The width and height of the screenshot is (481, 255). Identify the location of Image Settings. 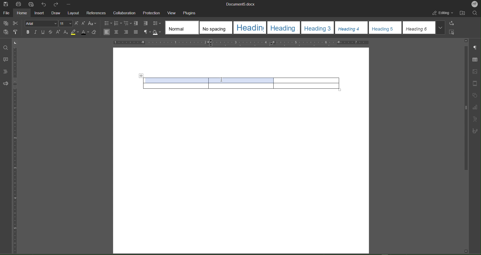
(475, 70).